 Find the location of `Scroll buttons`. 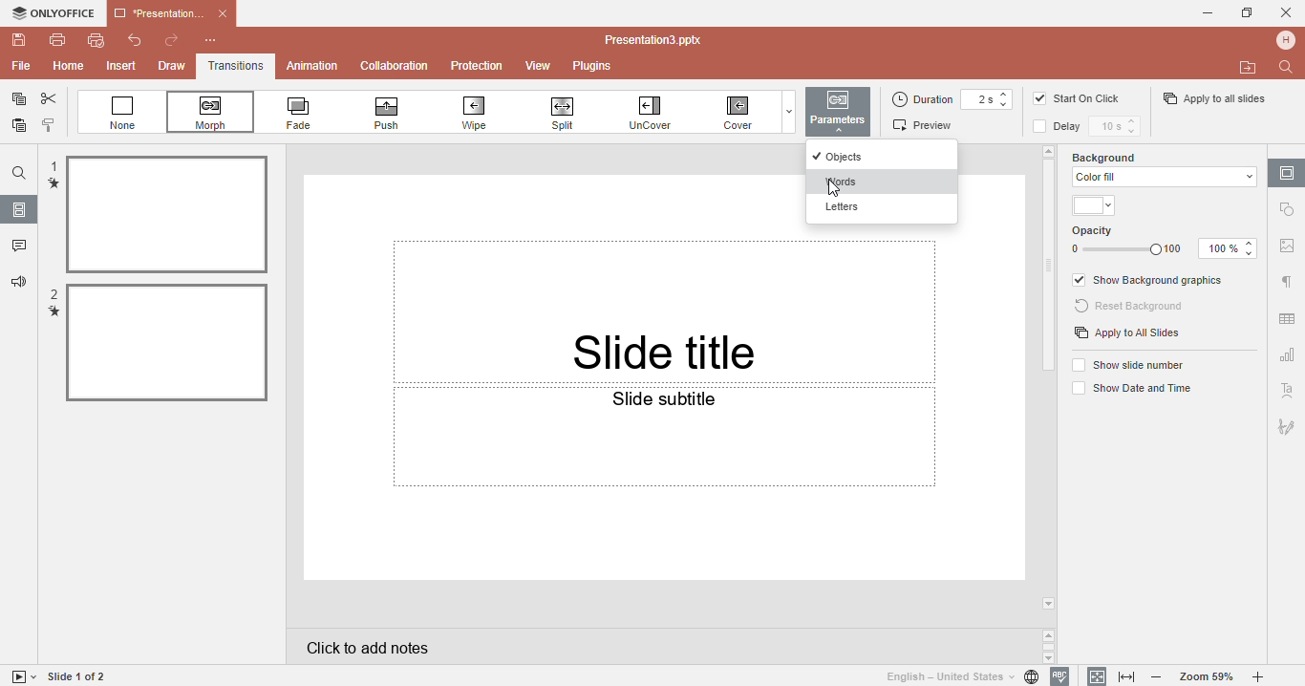

Scroll buttons is located at coordinates (1050, 646).